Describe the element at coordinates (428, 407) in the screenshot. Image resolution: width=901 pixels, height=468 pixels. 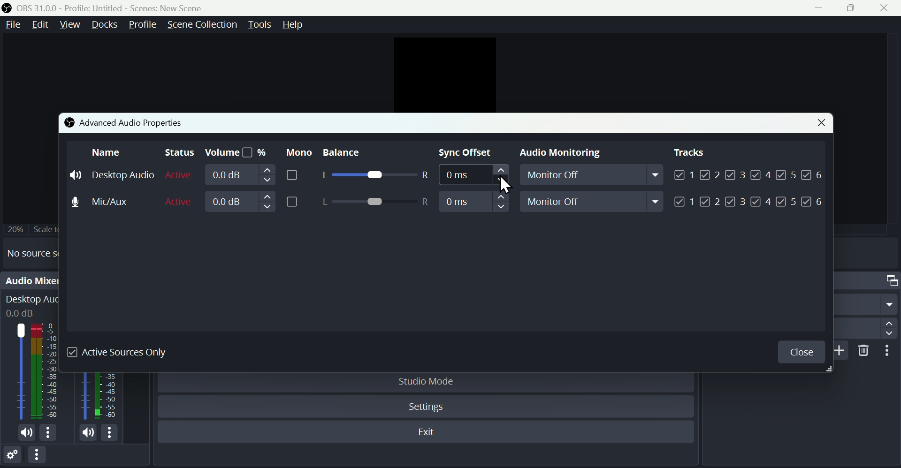
I see `Settings` at that location.